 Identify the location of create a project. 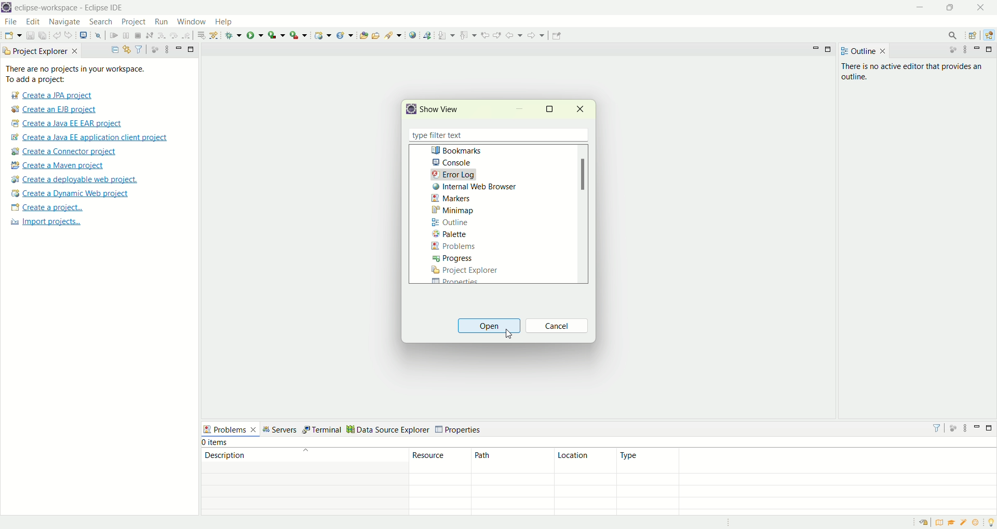
(46, 208).